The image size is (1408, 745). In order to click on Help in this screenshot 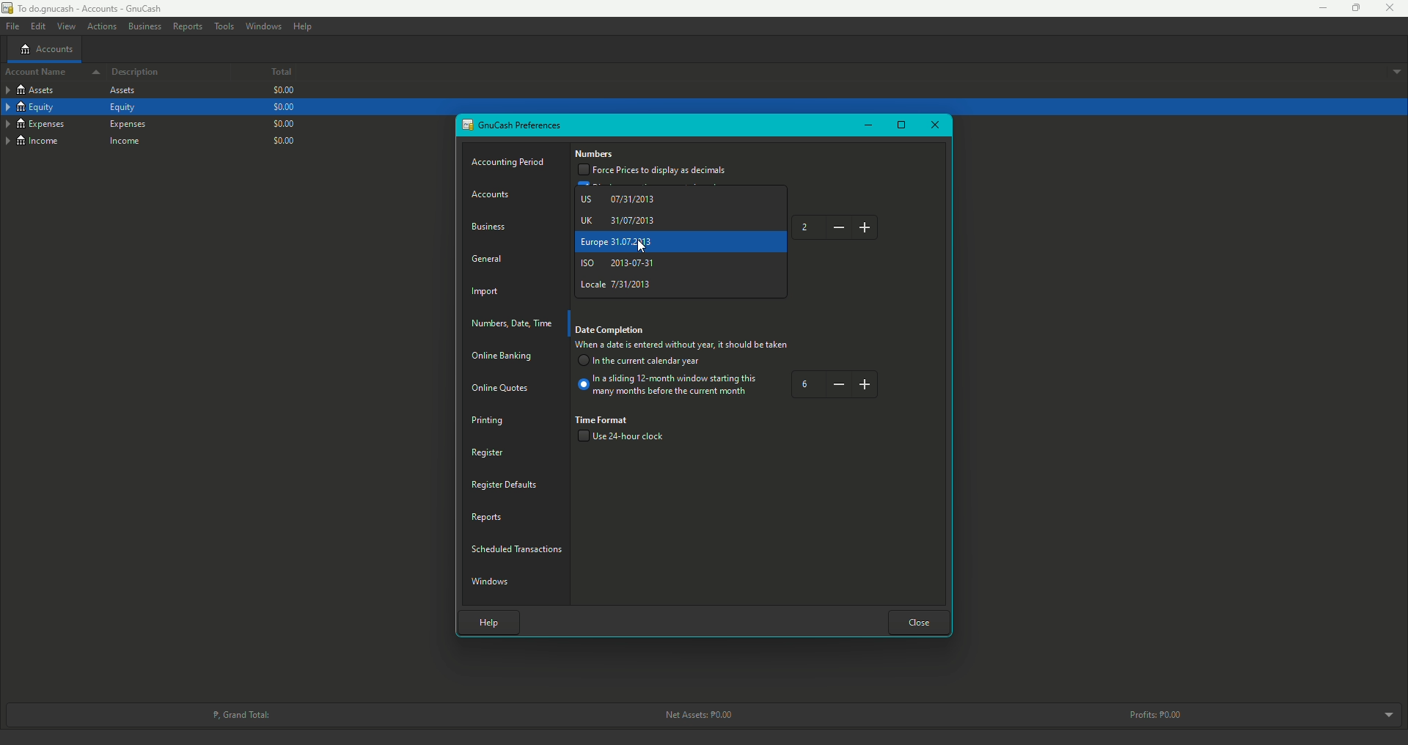, I will do `click(303, 26)`.